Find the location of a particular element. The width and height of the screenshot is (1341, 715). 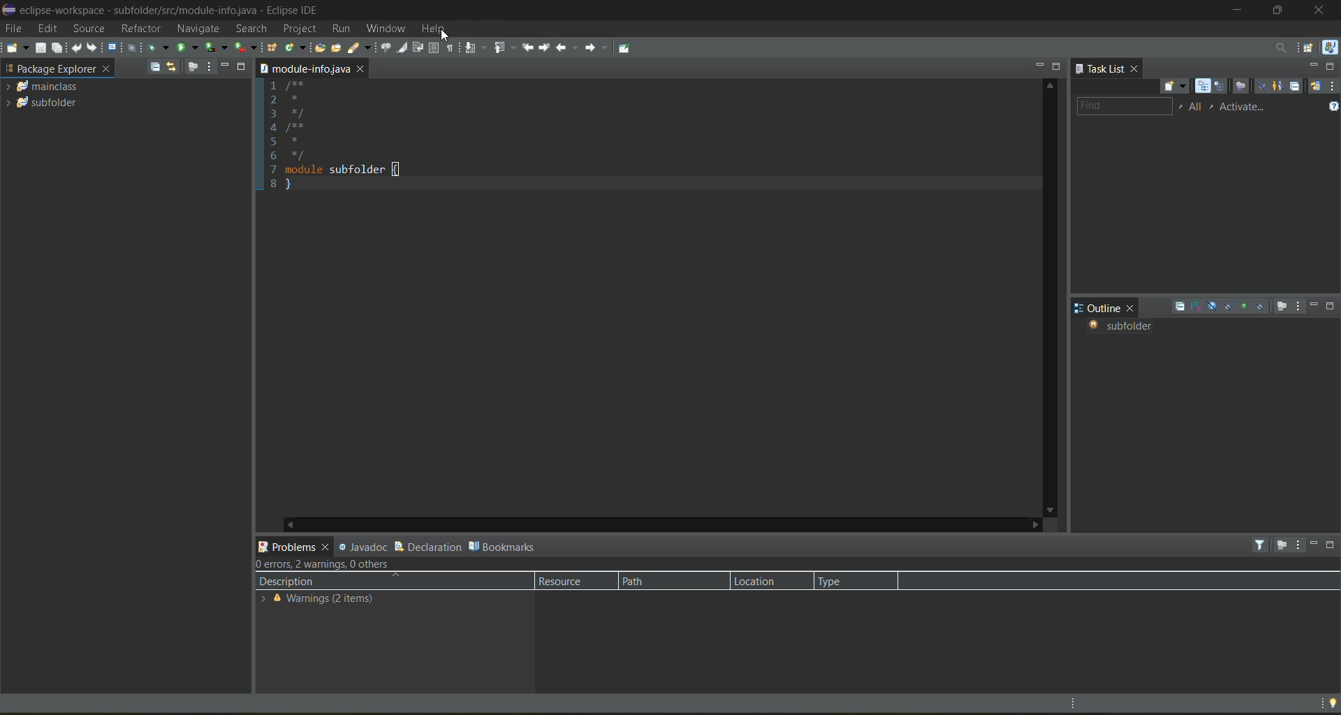

Subfolder is located at coordinates (43, 104).